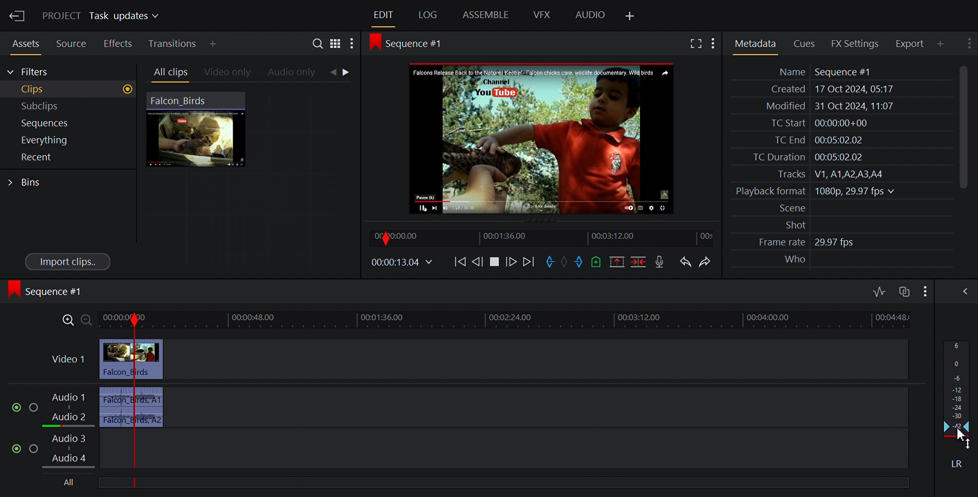 This screenshot has height=497, width=978. Describe the element at coordinates (924, 291) in the screenshot. I see `Show settings menu` at that location.